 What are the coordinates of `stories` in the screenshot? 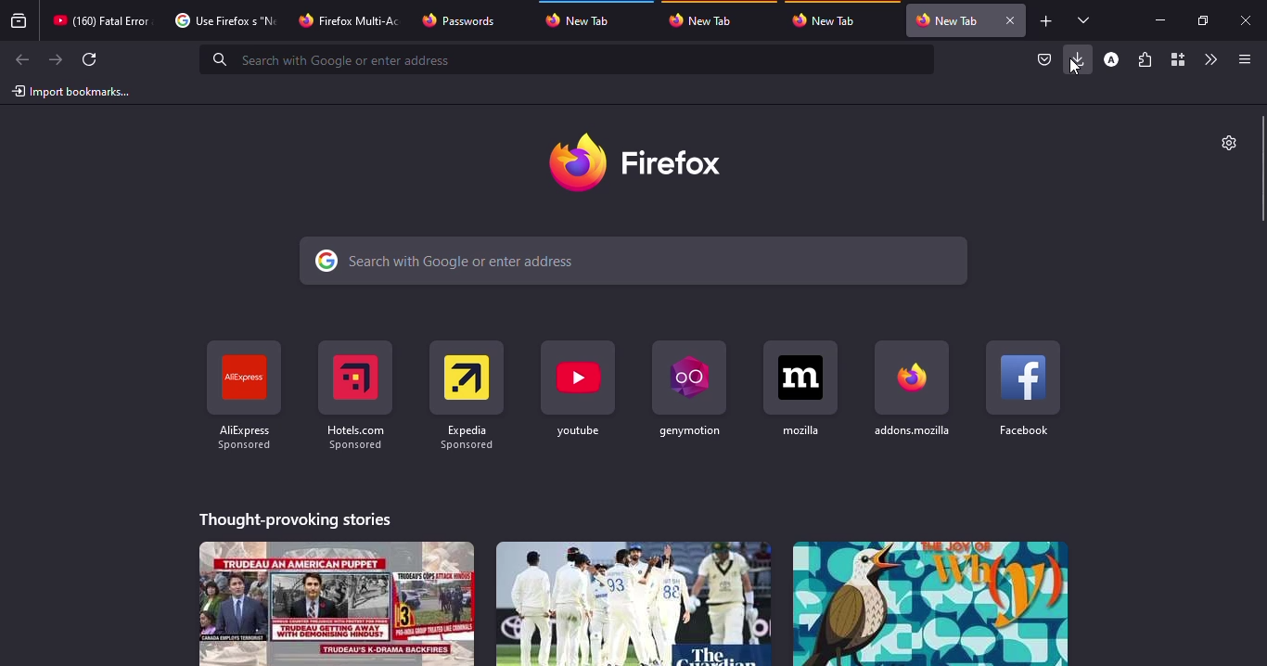 It's located at (632, 603).